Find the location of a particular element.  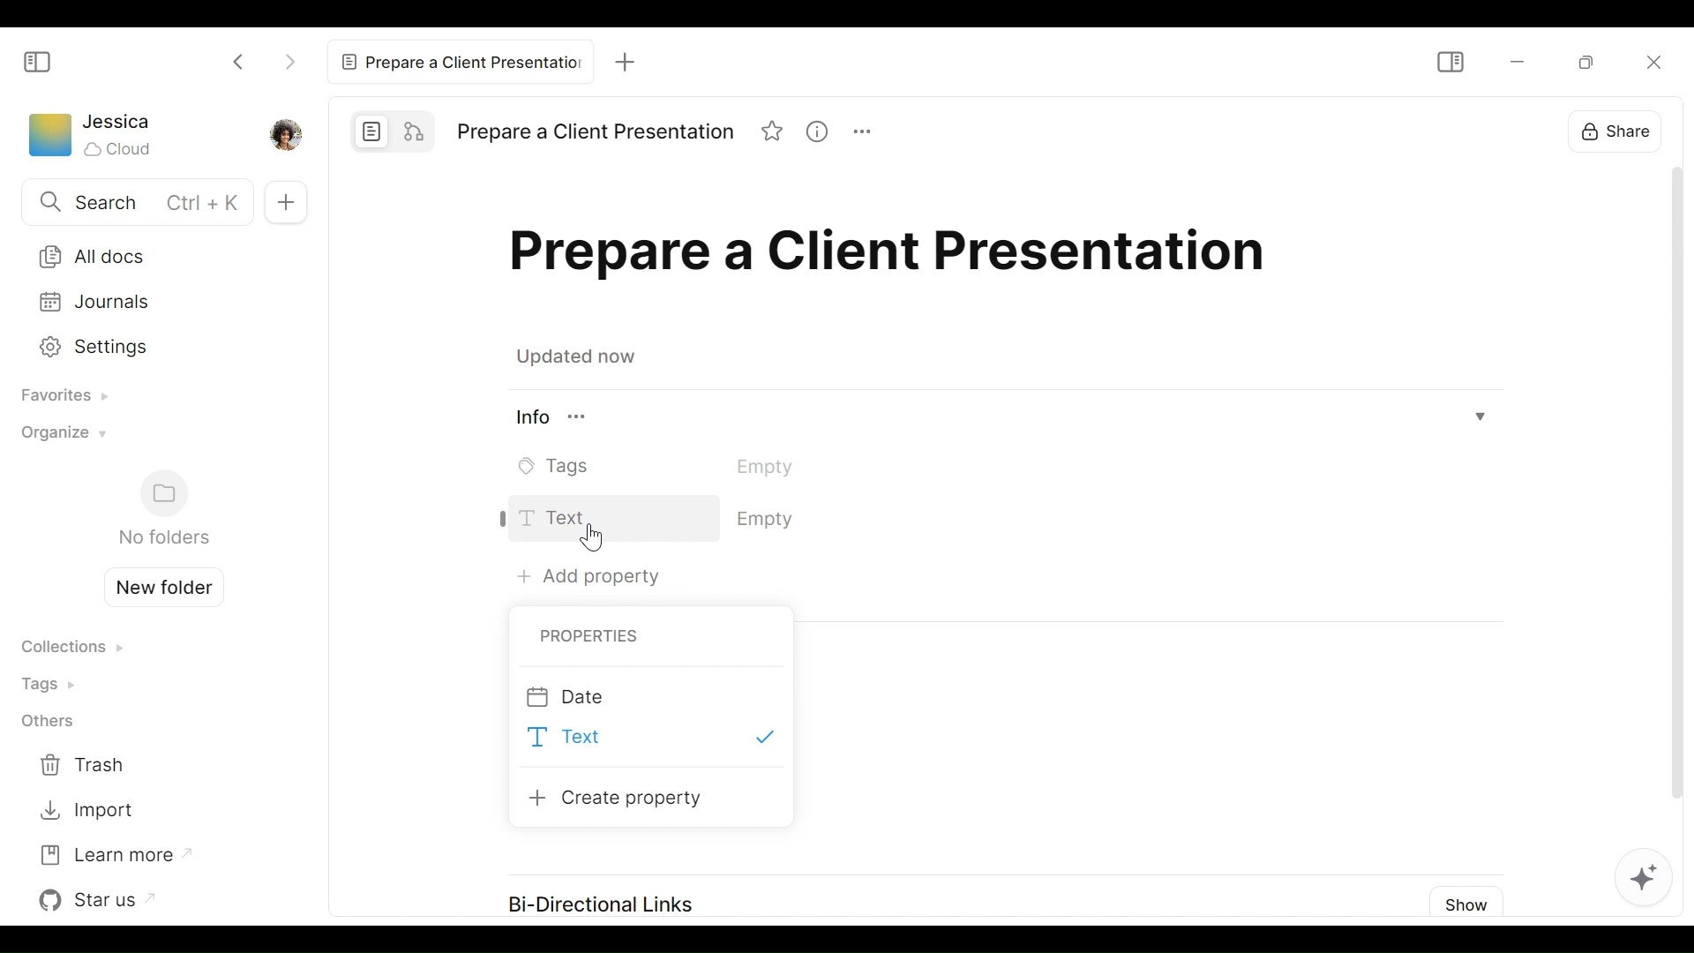

Collections is located at coordinates (71, 649).